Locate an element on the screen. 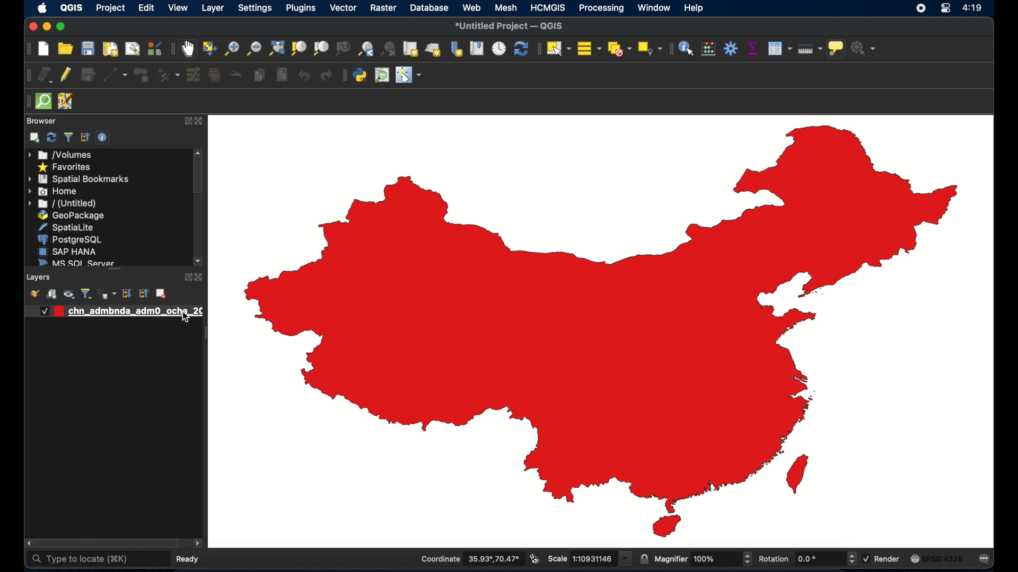 Image resolution: width=1018 pixels, height=572 pixels. selection toolbar is located at coordinates (536, 50).